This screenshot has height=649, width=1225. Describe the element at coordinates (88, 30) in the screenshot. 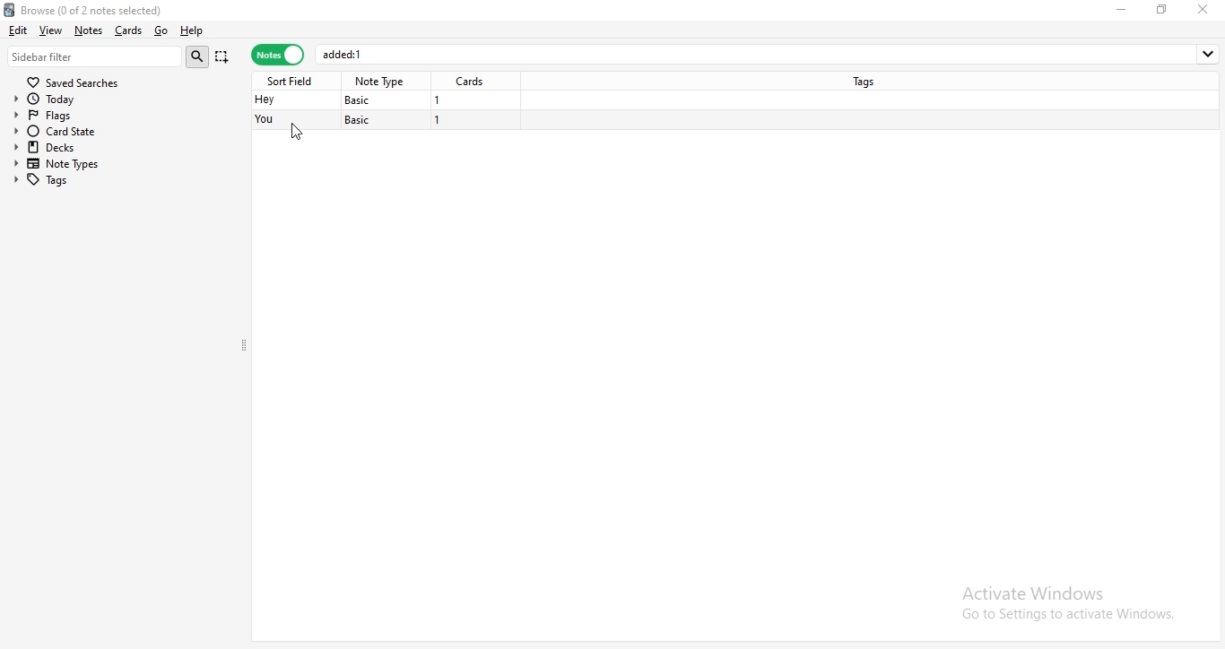

I see `notes` at that location.